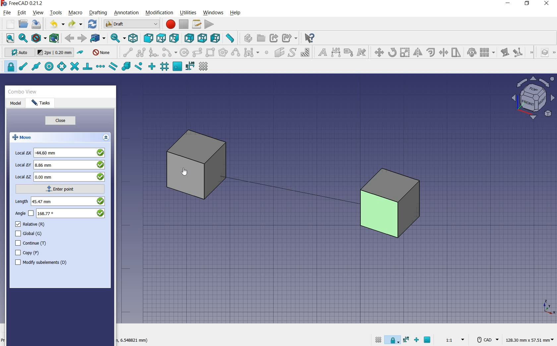 This screenshot has height=346, width=557. I want to click on snap special, so click(126, 66).